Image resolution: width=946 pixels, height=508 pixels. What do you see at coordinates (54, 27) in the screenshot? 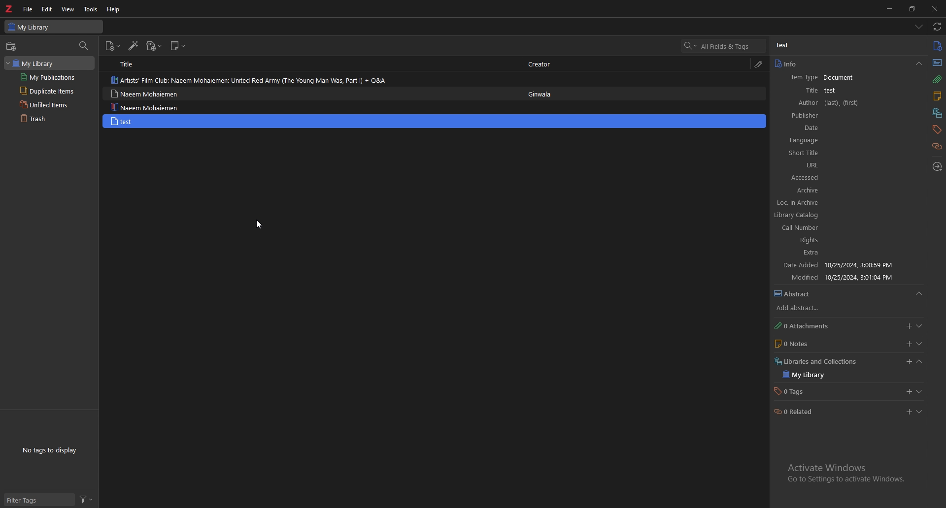
I see `my library` at bounding box center [54, 27].